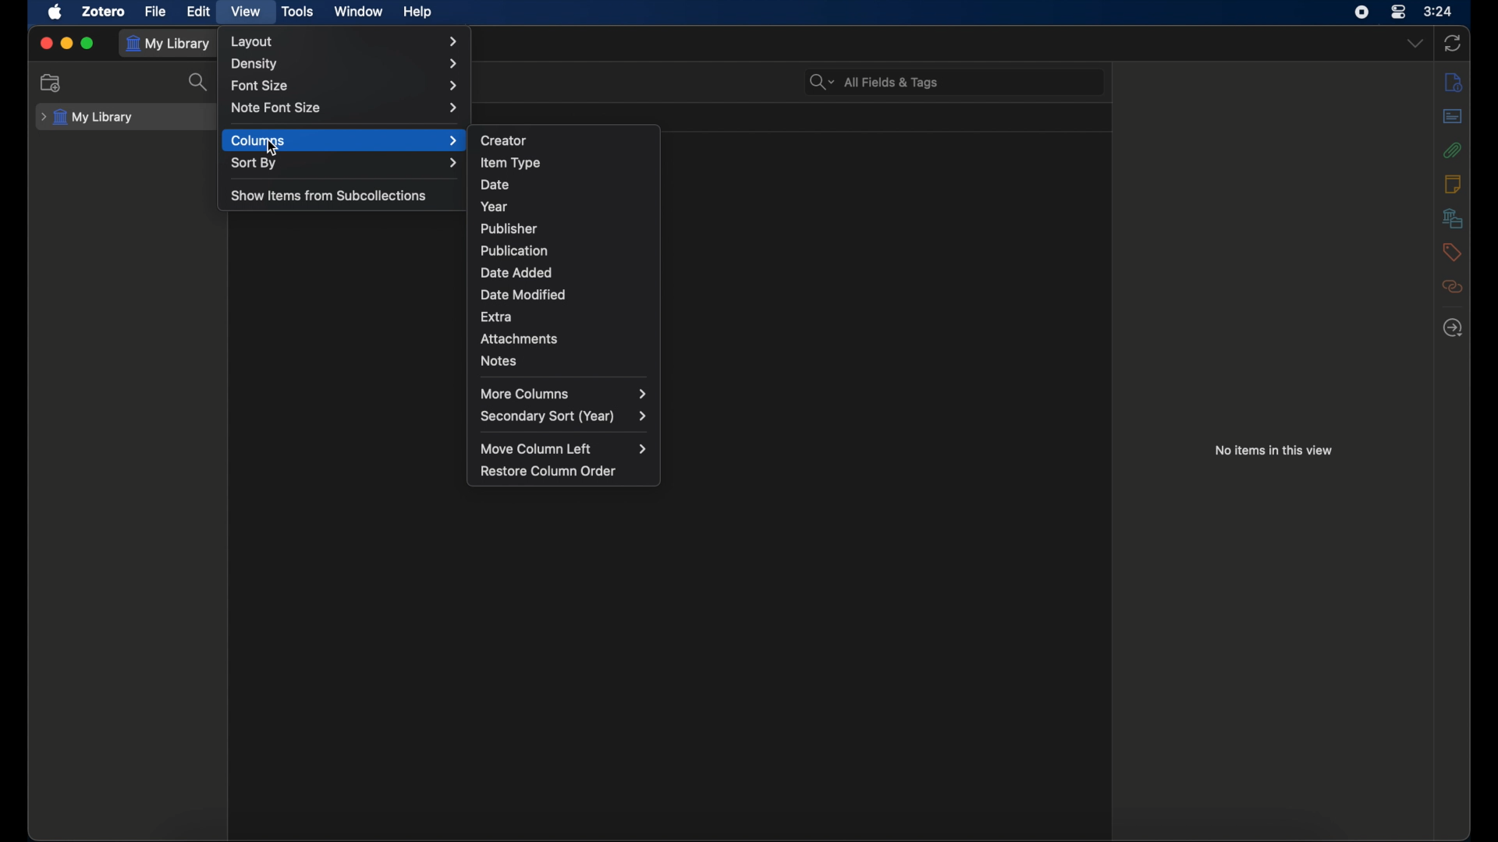  What do you see at coordinates (200, 82) in the screenshot?
I see `search` at bounding box center [200, 82].